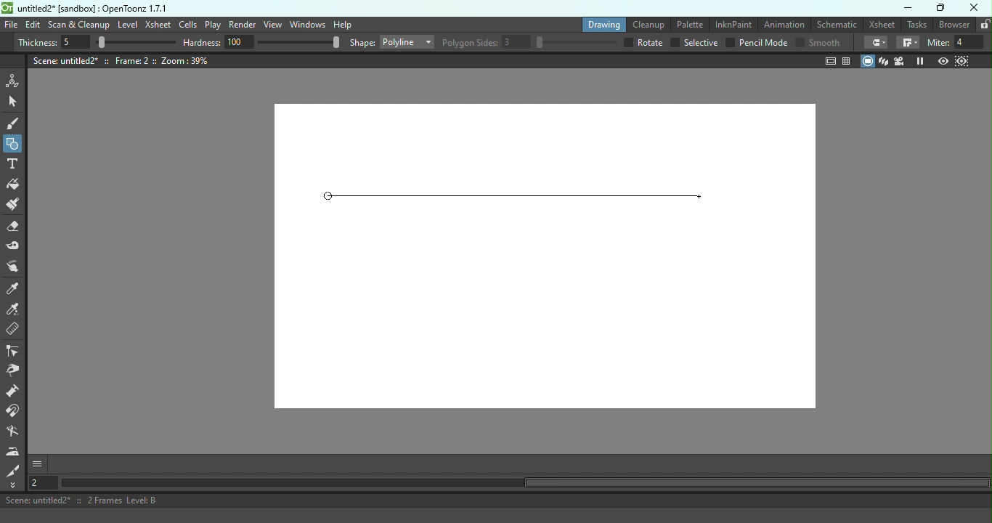 The width and height of the screenshot is (992, 523). Describe the element at coordinates (961, 60) in the screenshot. I see `Sub-camera preview` at that location.